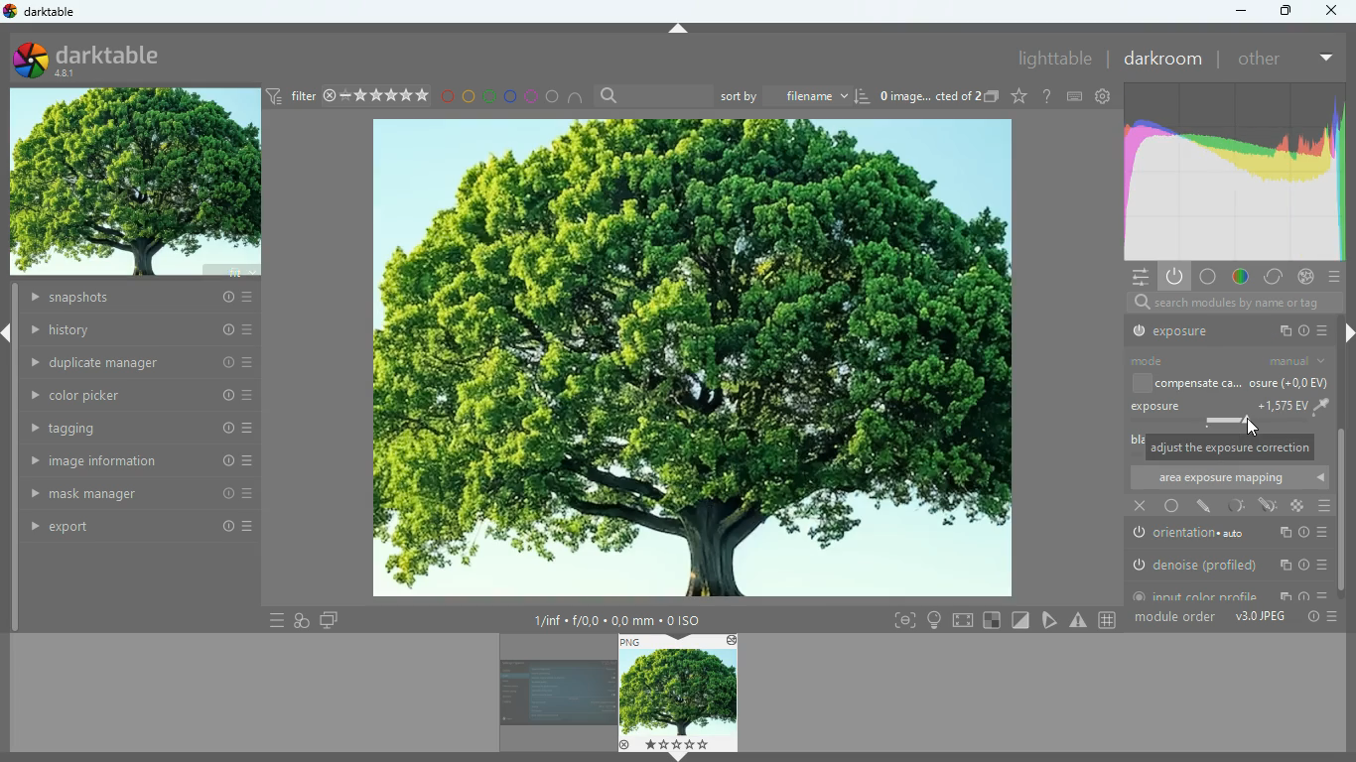 This screenshot has width=1356, height=762. What do you see at coordinates (1275, 276) in the screenshot?
I see `change` at bounding box center [1275, 276].